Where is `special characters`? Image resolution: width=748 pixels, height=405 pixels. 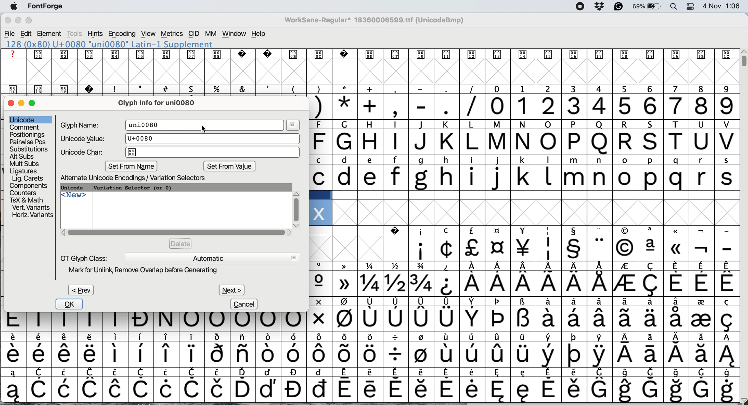
special characters is located at coordinates (368, 389).